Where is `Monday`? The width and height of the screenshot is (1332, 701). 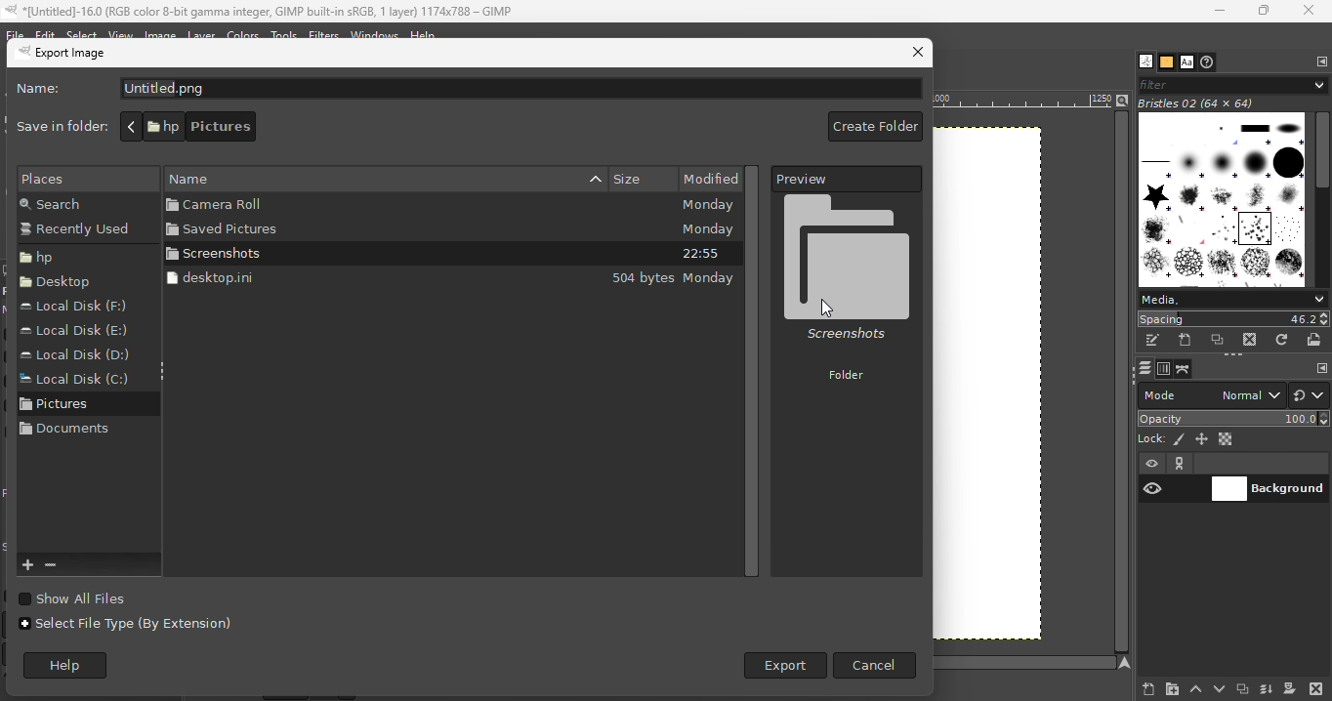
Monday is located at coordinates (707, 229).